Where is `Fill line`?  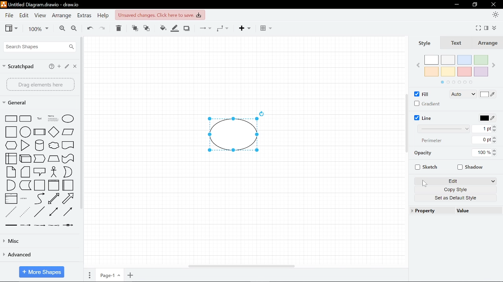
Fill line is located at coordinates (174, 28).